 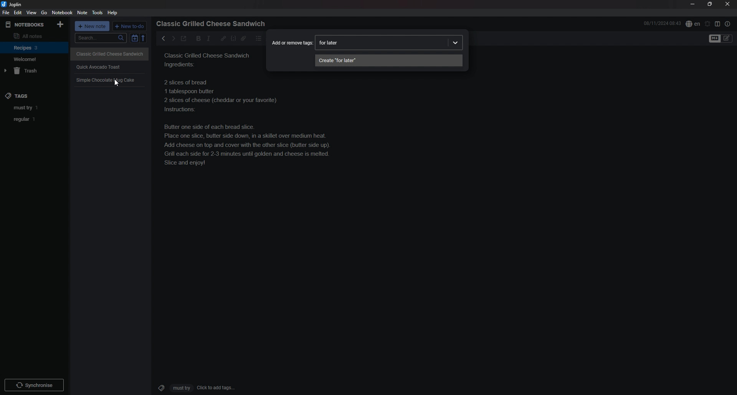 I want to click on Classic grilled cheese sandwich ingredients, so click(x=208, y=62).